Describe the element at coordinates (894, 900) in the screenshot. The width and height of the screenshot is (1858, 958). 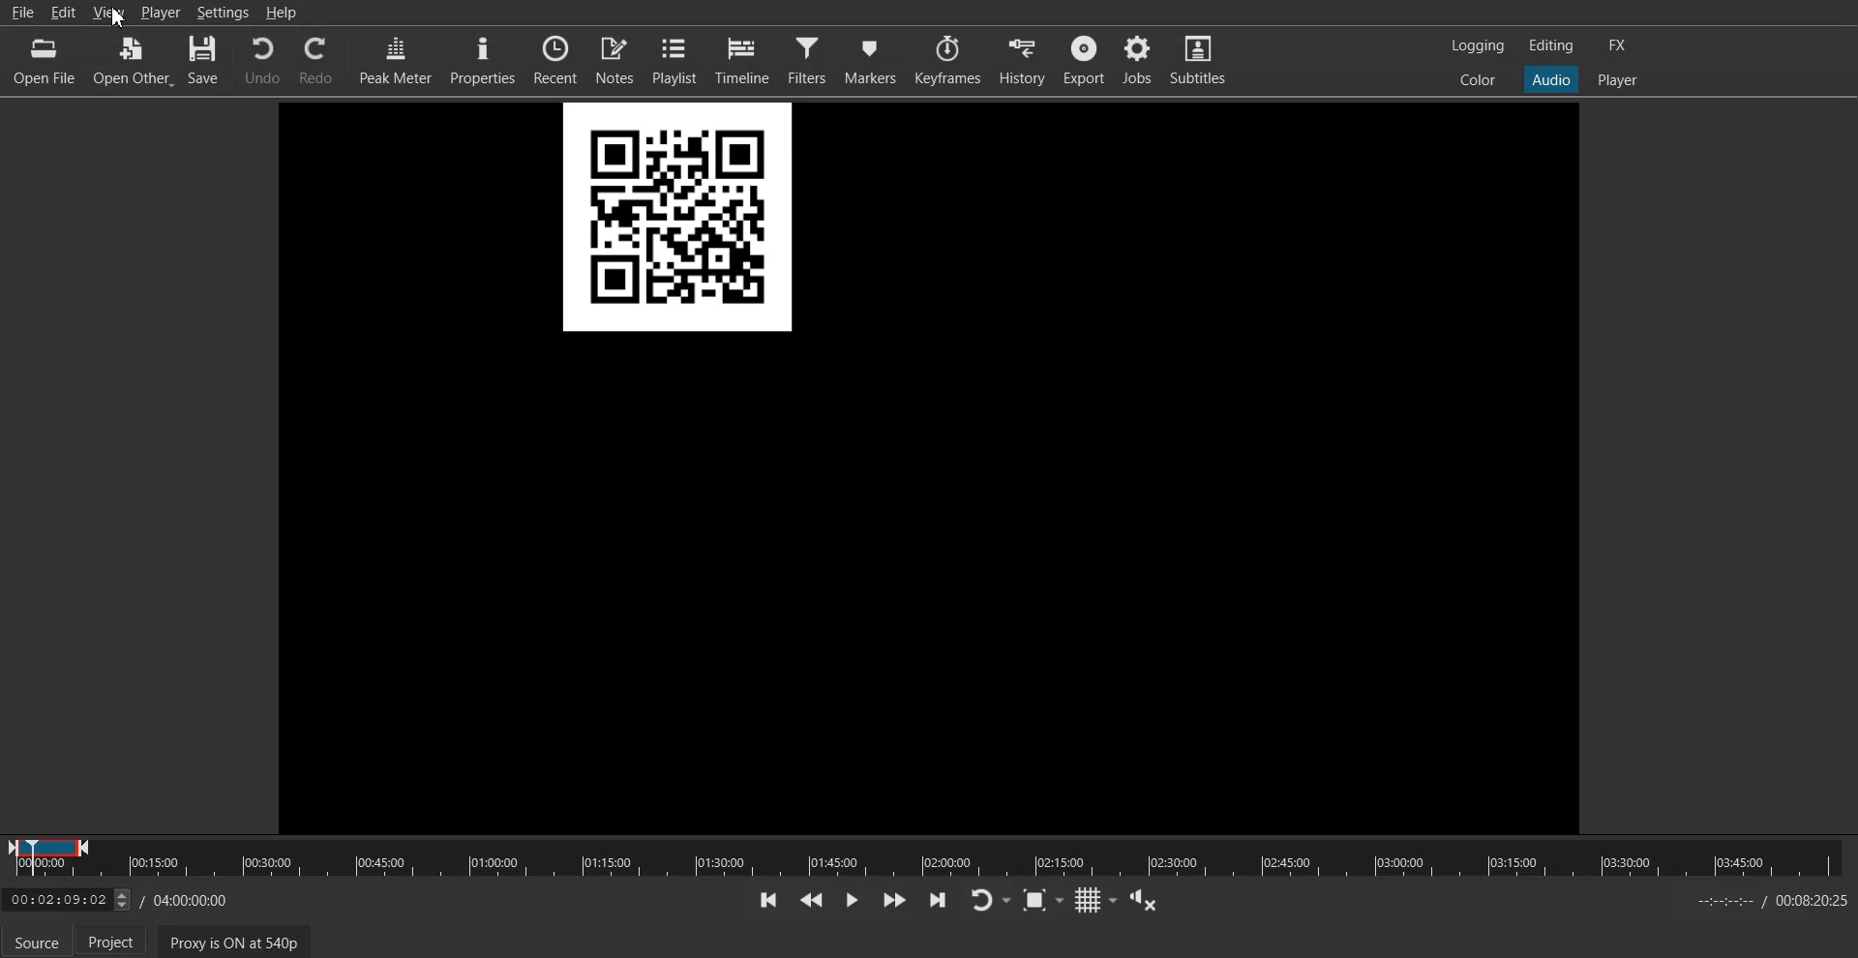
I see `Play Quickly forwards` at that location.